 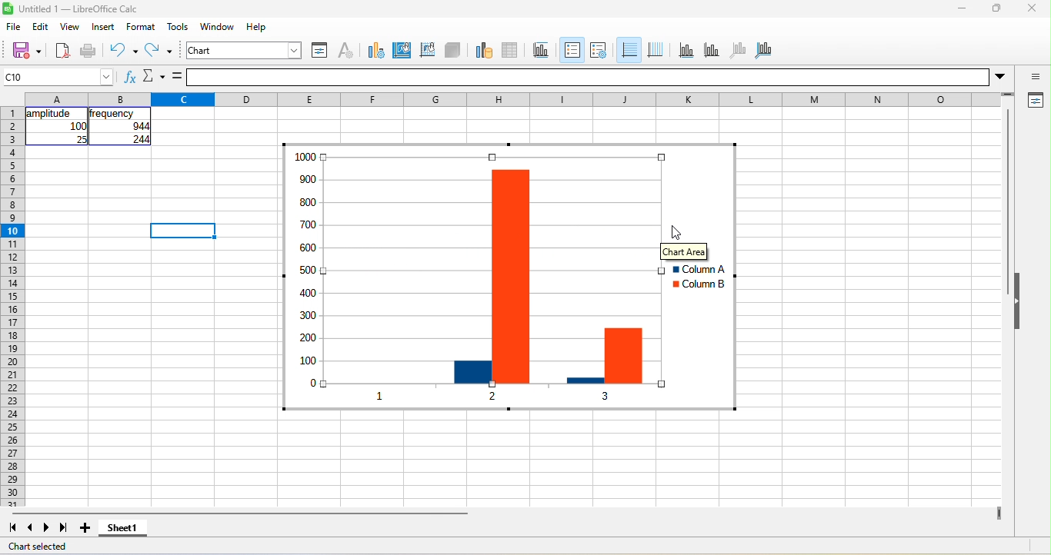 I want to click on chart area, so click(x=402, y=48).